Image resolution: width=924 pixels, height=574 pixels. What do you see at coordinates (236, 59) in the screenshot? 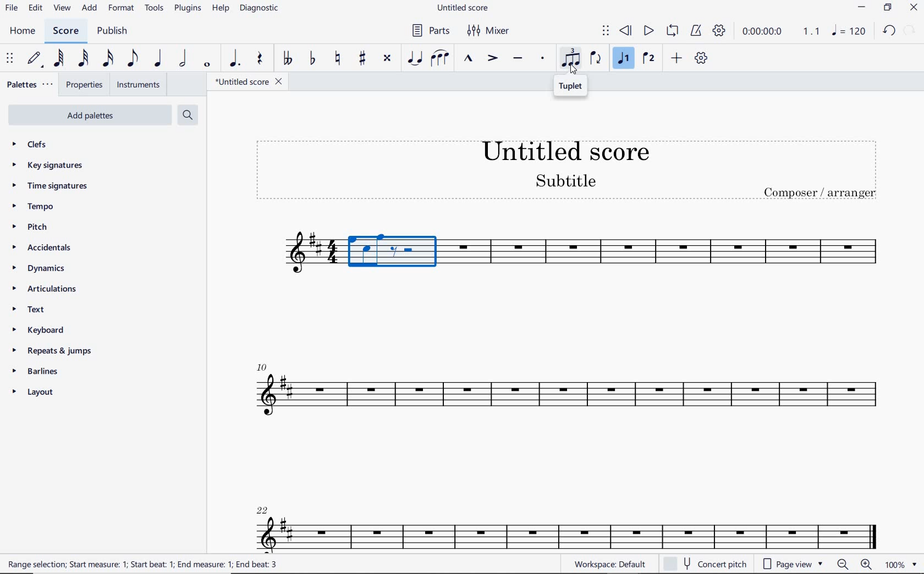
I see `AUGMENTATION DOT` at bounding box center [236, 59].